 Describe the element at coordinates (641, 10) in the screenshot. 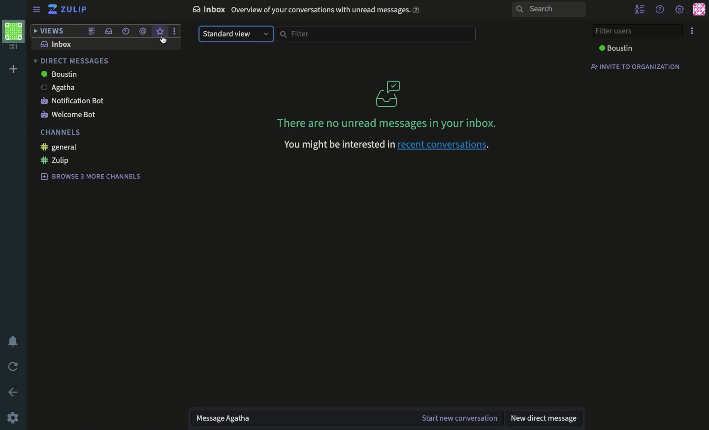

I see `hide user list` at that location.